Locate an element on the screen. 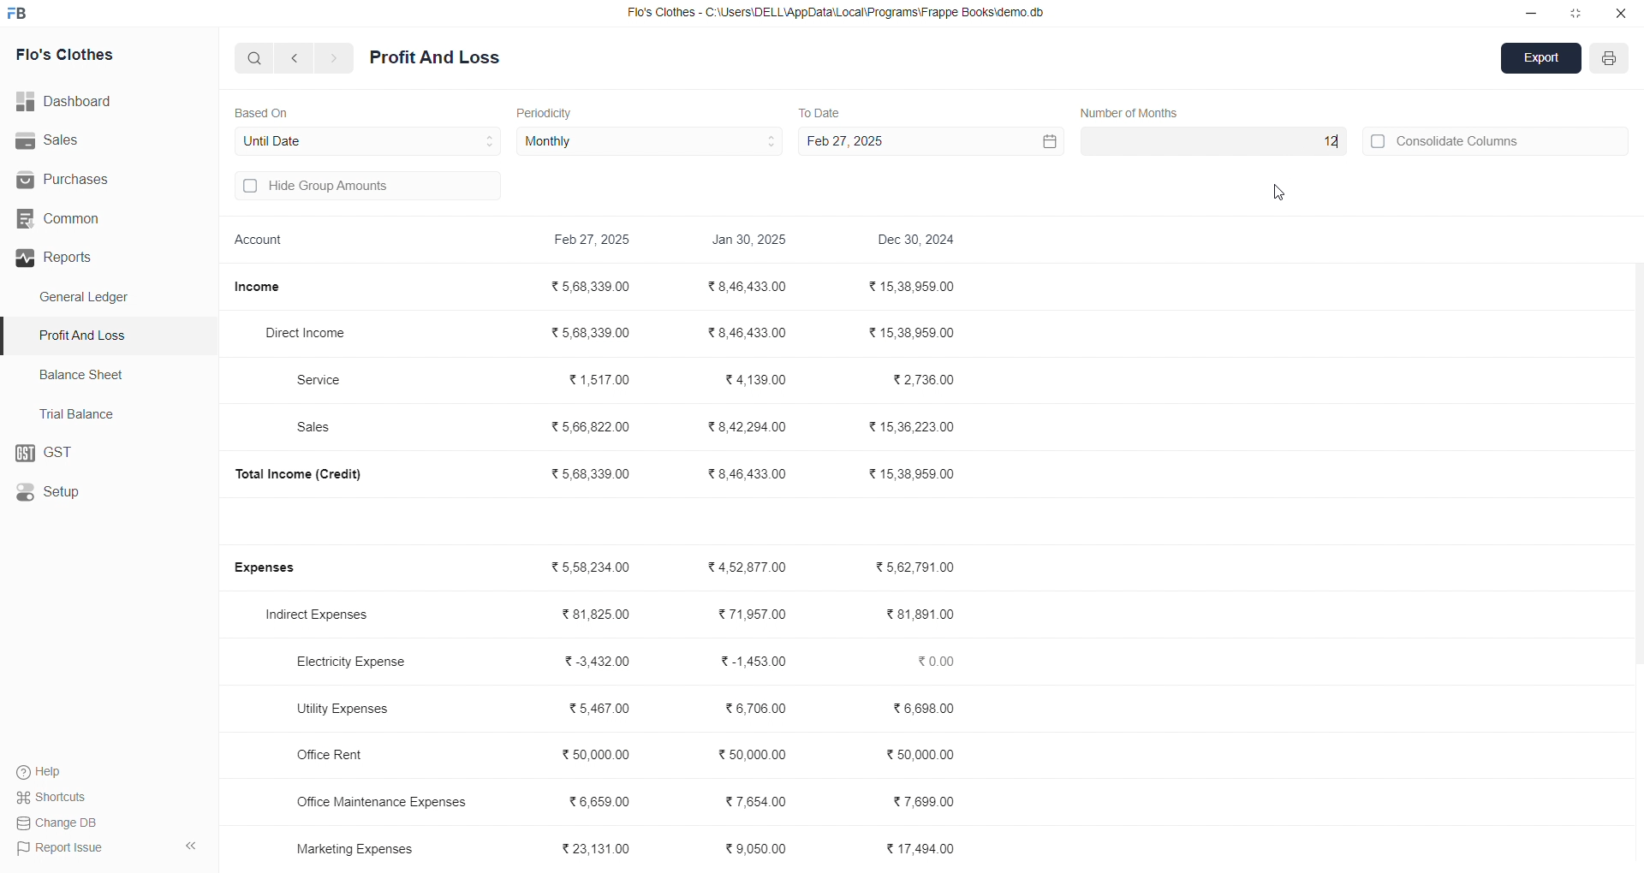 This screenshot has width=1644, height=873. Periodicity is located at coordinates (548, 111).